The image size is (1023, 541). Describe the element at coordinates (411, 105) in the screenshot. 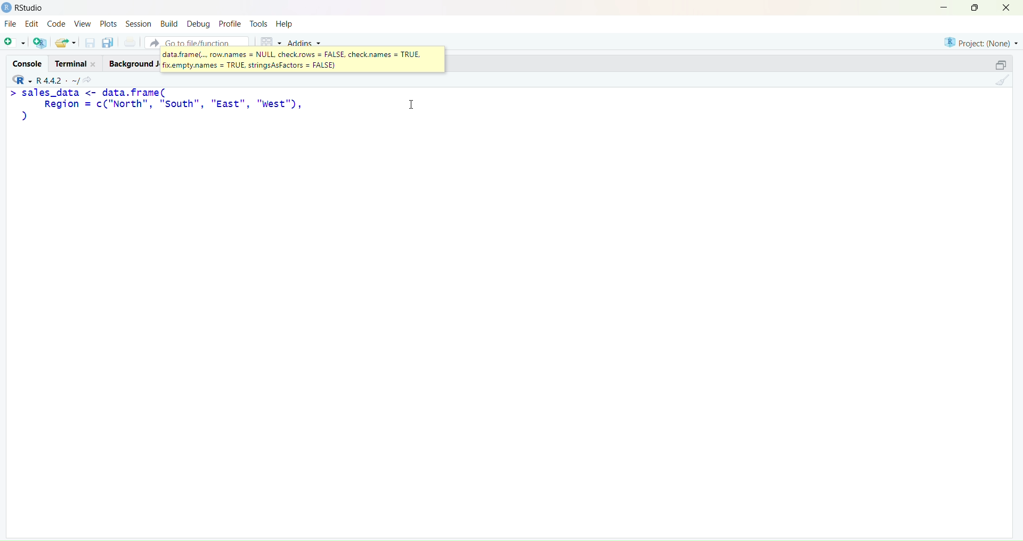

I see `cursor` at that location.